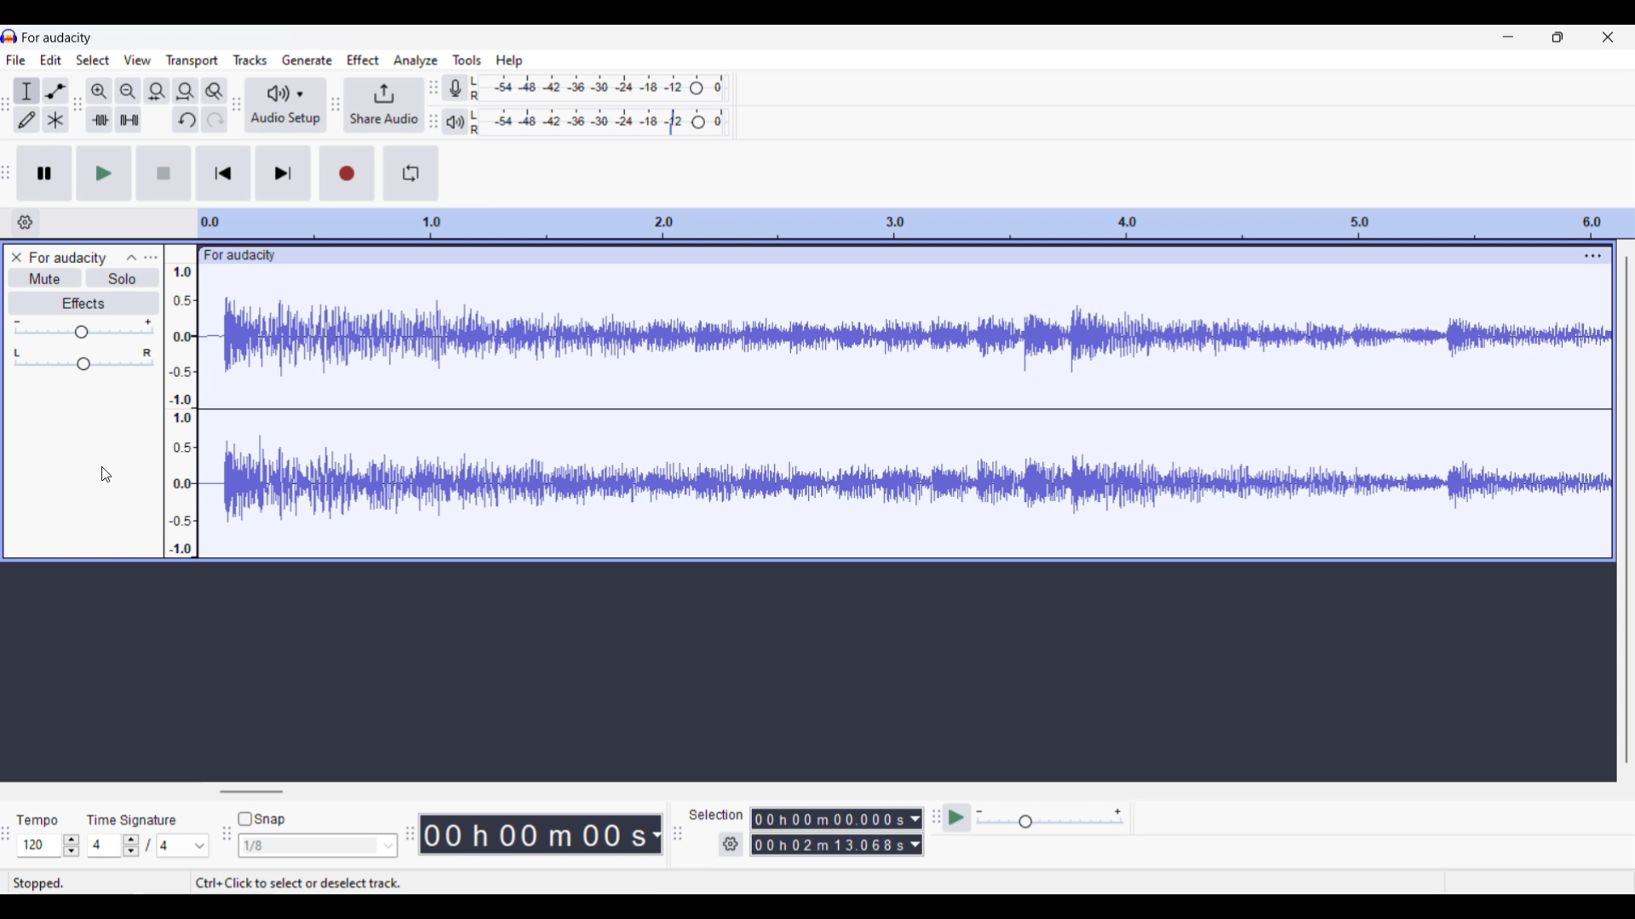 The image size is (1635, 919). Describe the element at coordinates (26, 120) in the screenshot. I see `Draw tool` at that location.